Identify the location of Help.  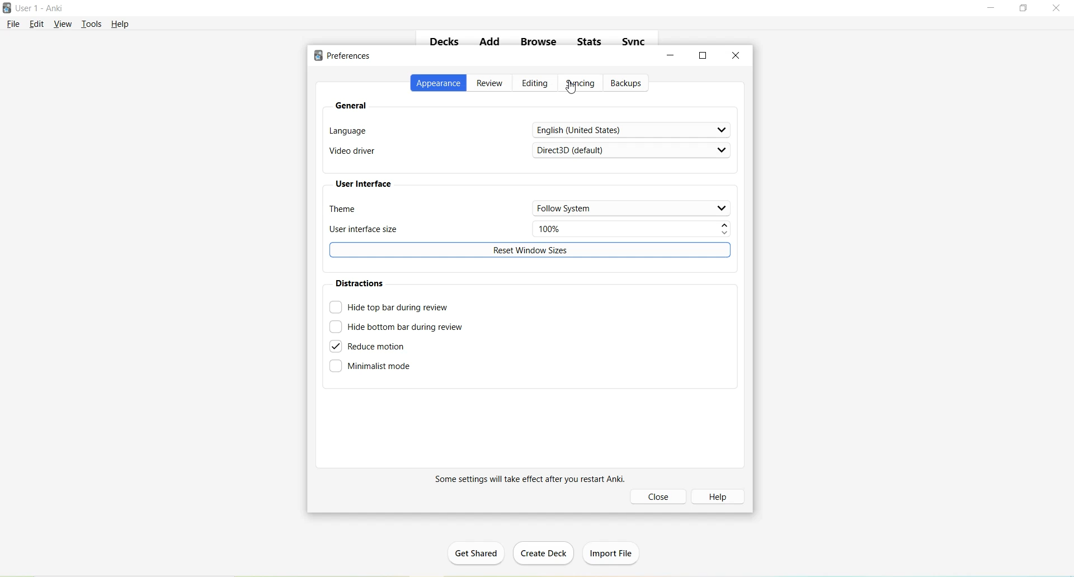
(120, 24).